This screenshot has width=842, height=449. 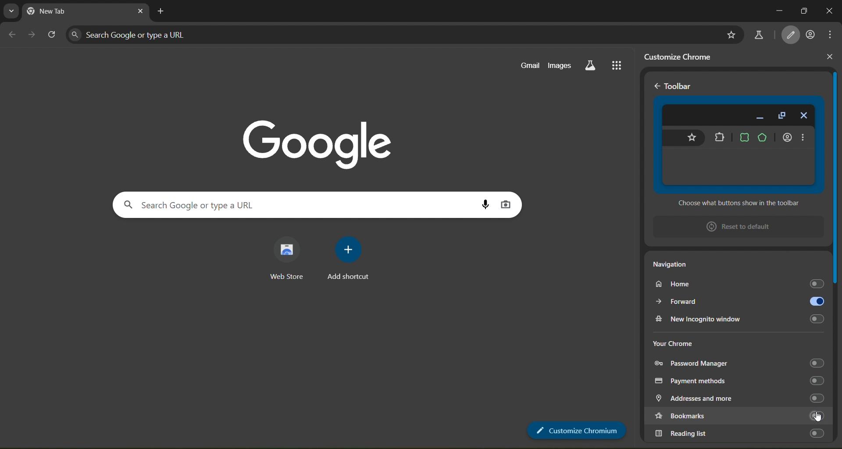 I want to click on forward, so click(x=739, y=301).